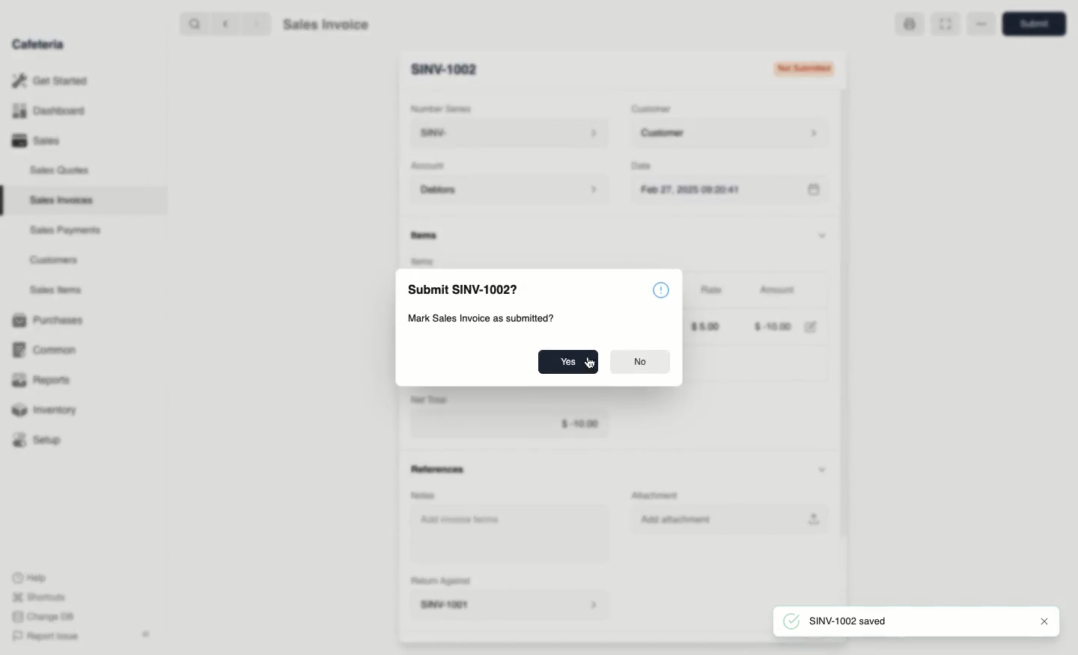 The height and width of the screenshot is (655, 1078). What do you see at coordinates (1033, 24) in the screenshot?
I see `Submit` at bounding box center [1033, 24].